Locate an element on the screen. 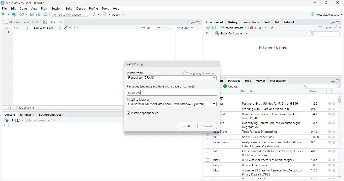 The image size is (344, 181). Password Entry Utilities for R, Git, and SSH. is located at coordinates (271, 103).